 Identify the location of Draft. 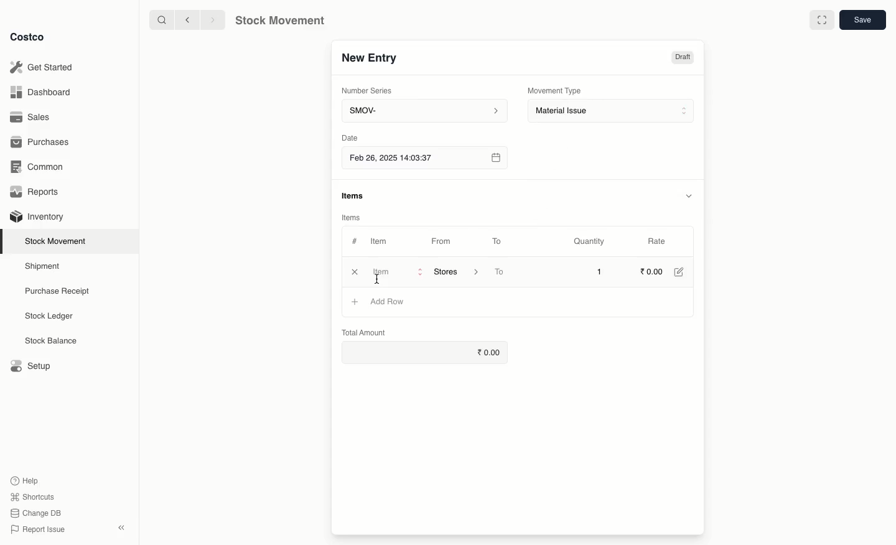
(682, 58).